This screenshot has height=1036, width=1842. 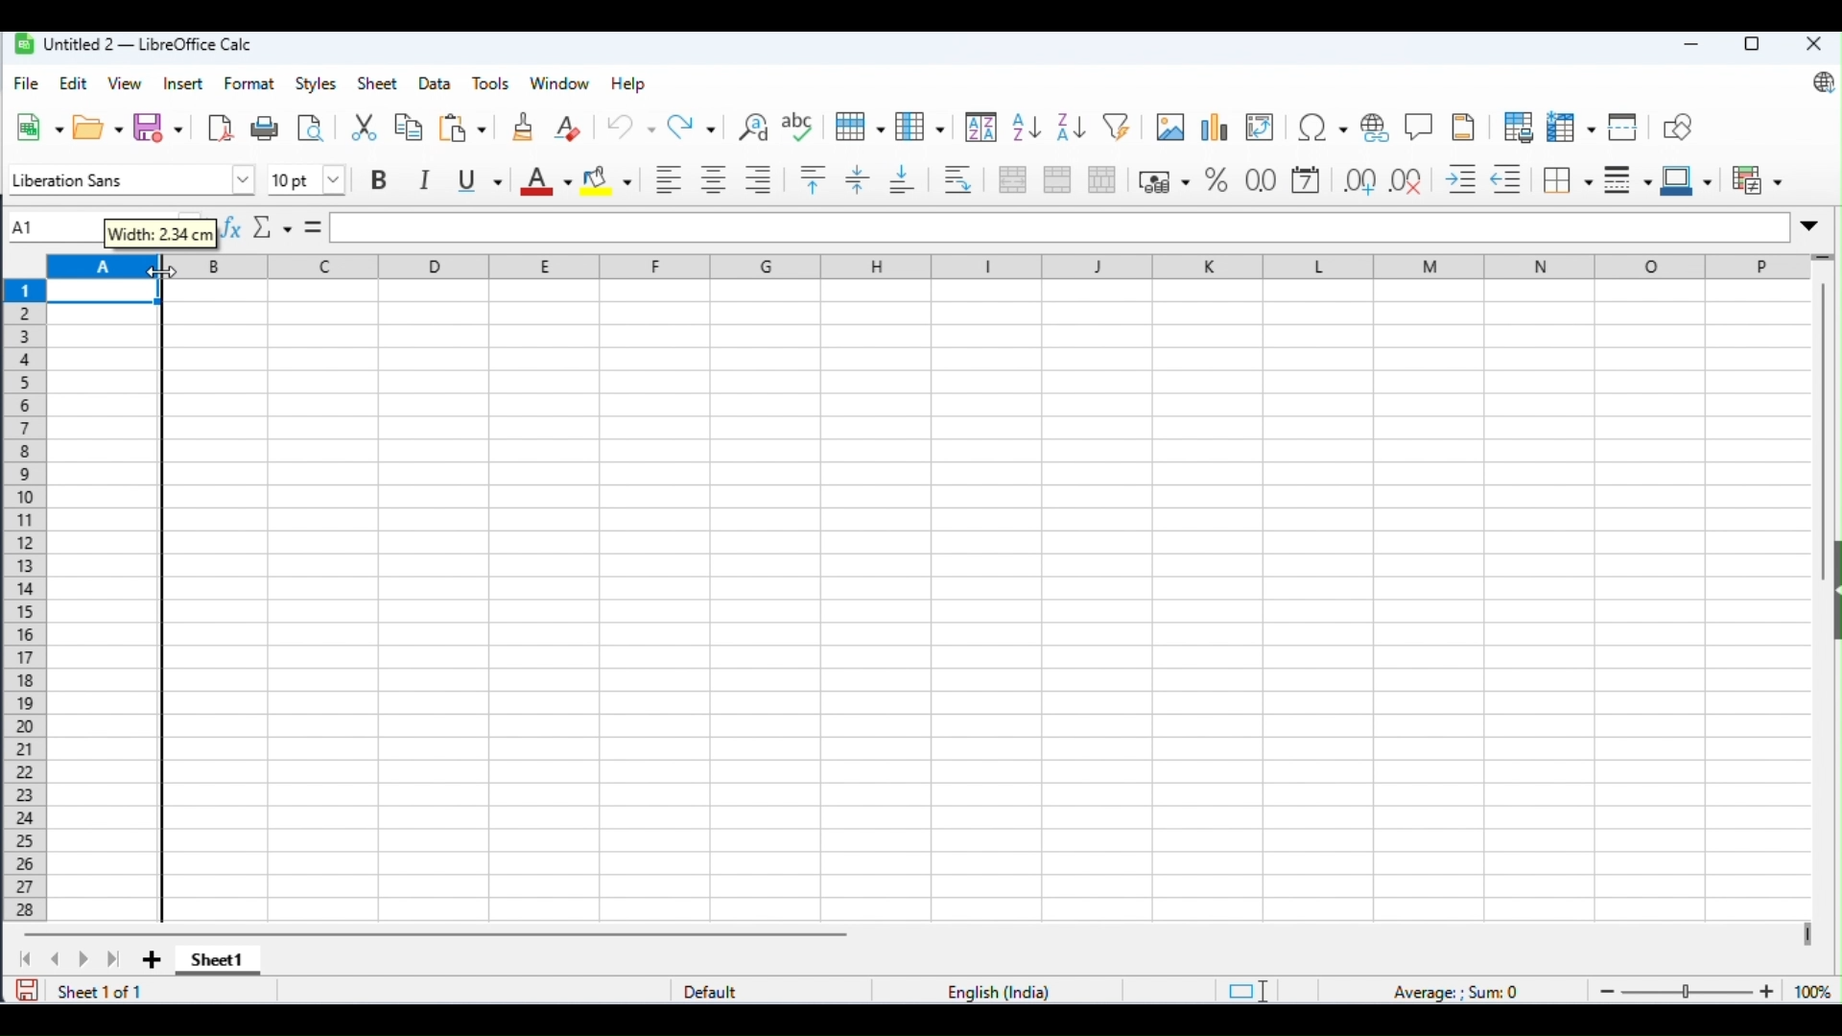 What do you see at coordinates (1216, 179) in the screenshot?
I see `format as percent` at bounding box center [1216, 179].